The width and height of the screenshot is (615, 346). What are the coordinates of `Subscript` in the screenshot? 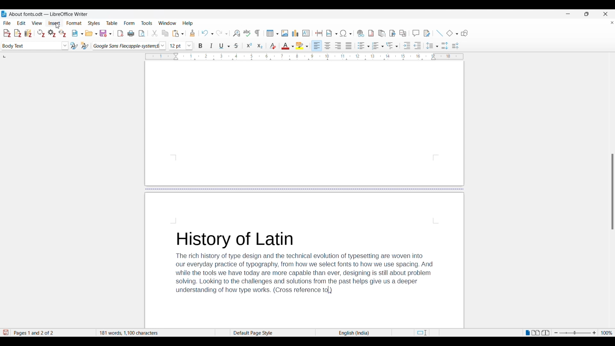 It's located at (260, 46).